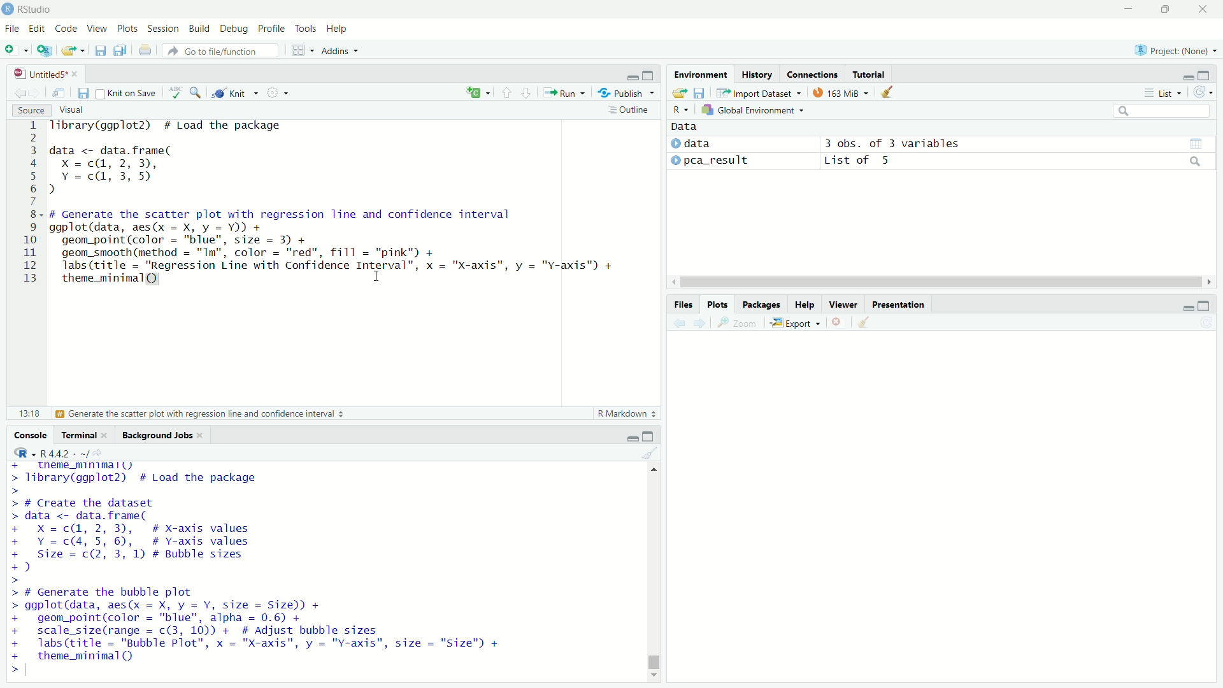  I want to click on Environment, so click(701, 73).